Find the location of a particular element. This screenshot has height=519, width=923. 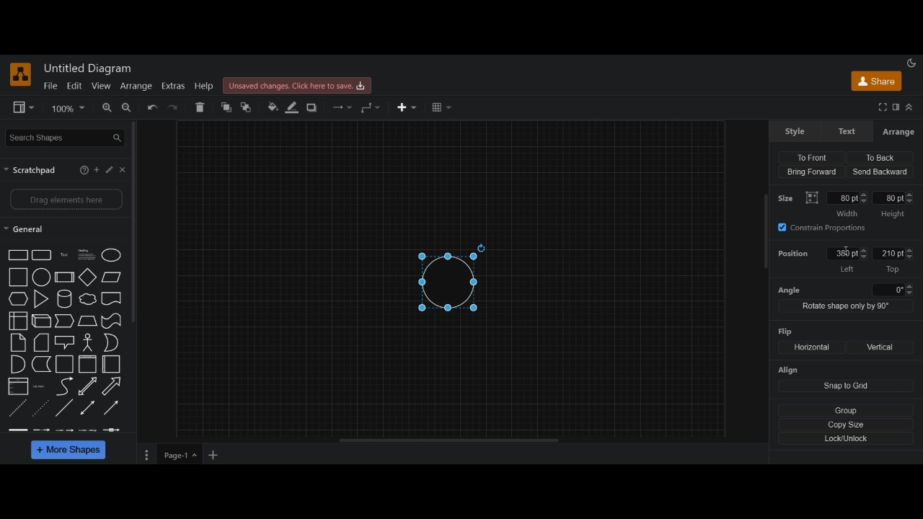

height is located at coordinates (894, 205).